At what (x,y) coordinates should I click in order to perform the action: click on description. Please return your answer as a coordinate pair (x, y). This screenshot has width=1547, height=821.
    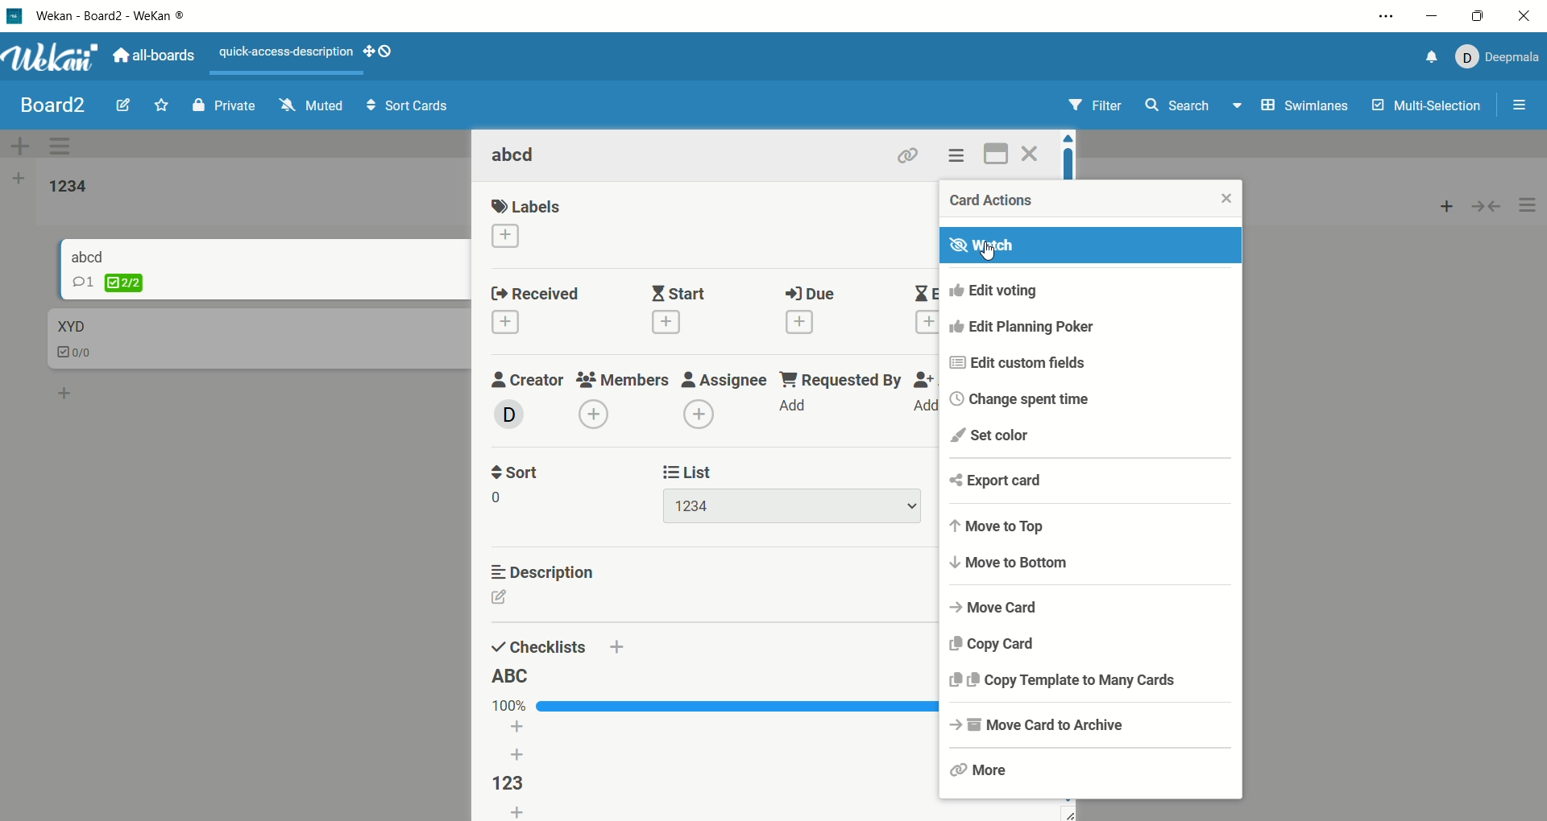
    Looking at the image, I should click on (545, 569).